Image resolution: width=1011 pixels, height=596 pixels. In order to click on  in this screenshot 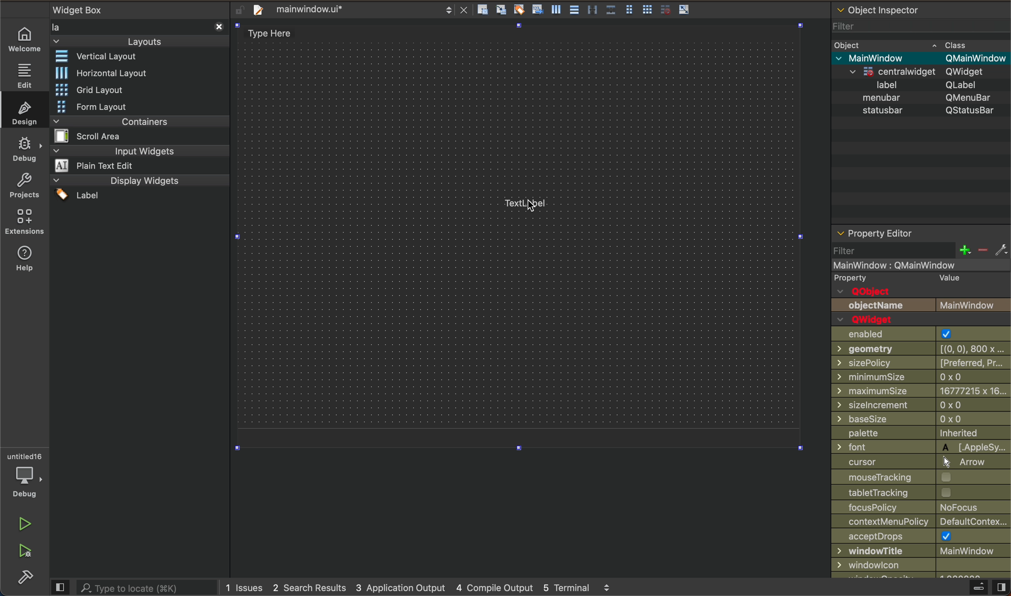, I will do `click(921, 419)`.